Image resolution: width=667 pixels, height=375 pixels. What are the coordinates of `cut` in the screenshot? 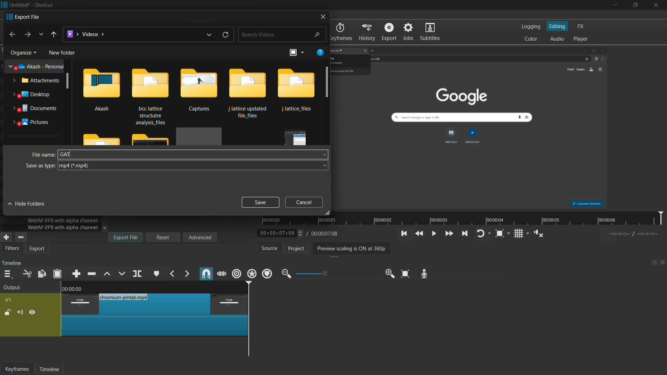 It's located at (27, 274).